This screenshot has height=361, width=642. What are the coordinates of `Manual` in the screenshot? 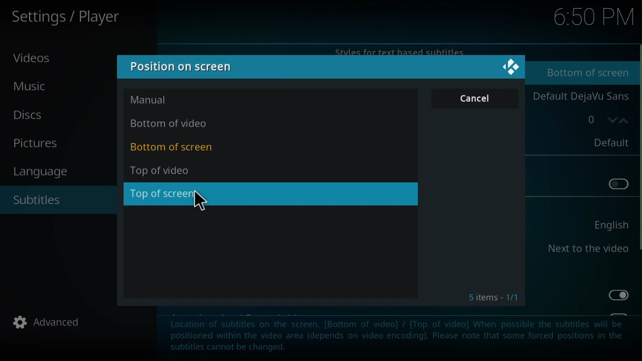 It's located at (159, 99).